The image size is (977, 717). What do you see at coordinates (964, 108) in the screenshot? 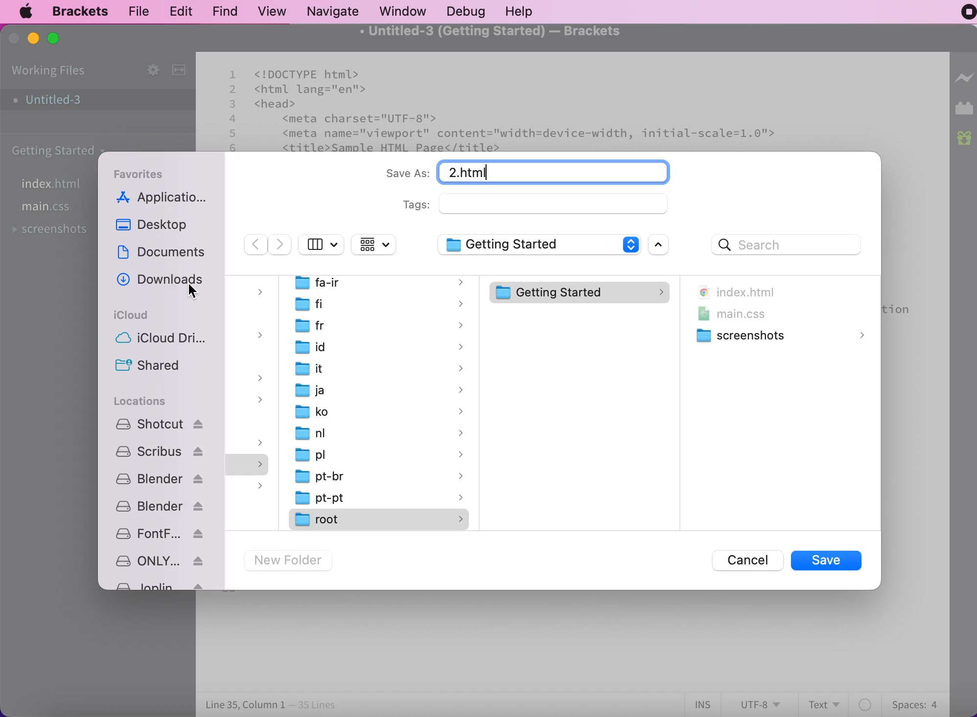
I see `extension manager` at bounding box center [964, 108].